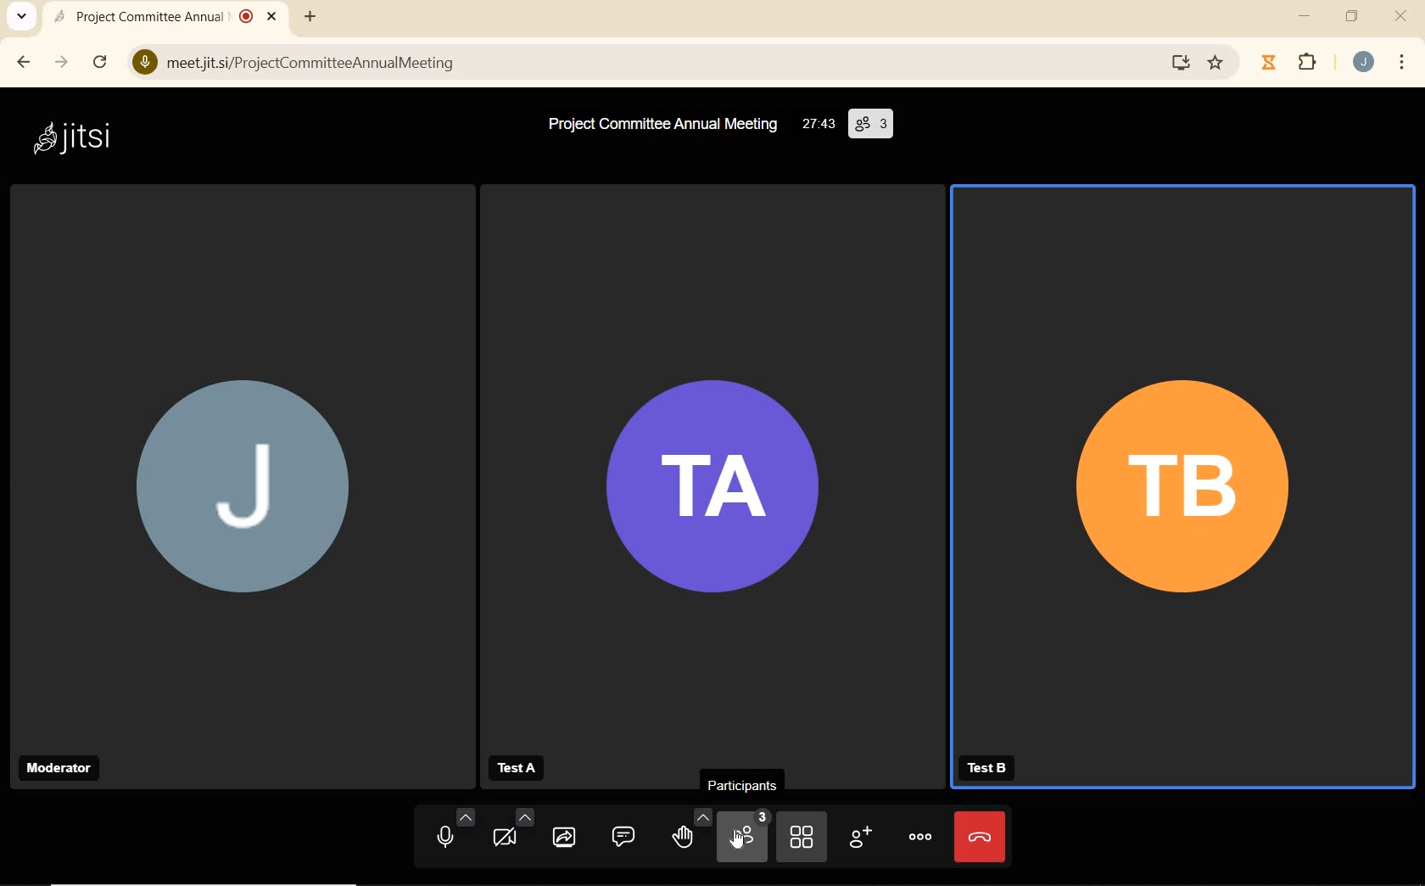  Describe the element at coordinates (246, 15) in the screenshot. I see `recording` at that location.